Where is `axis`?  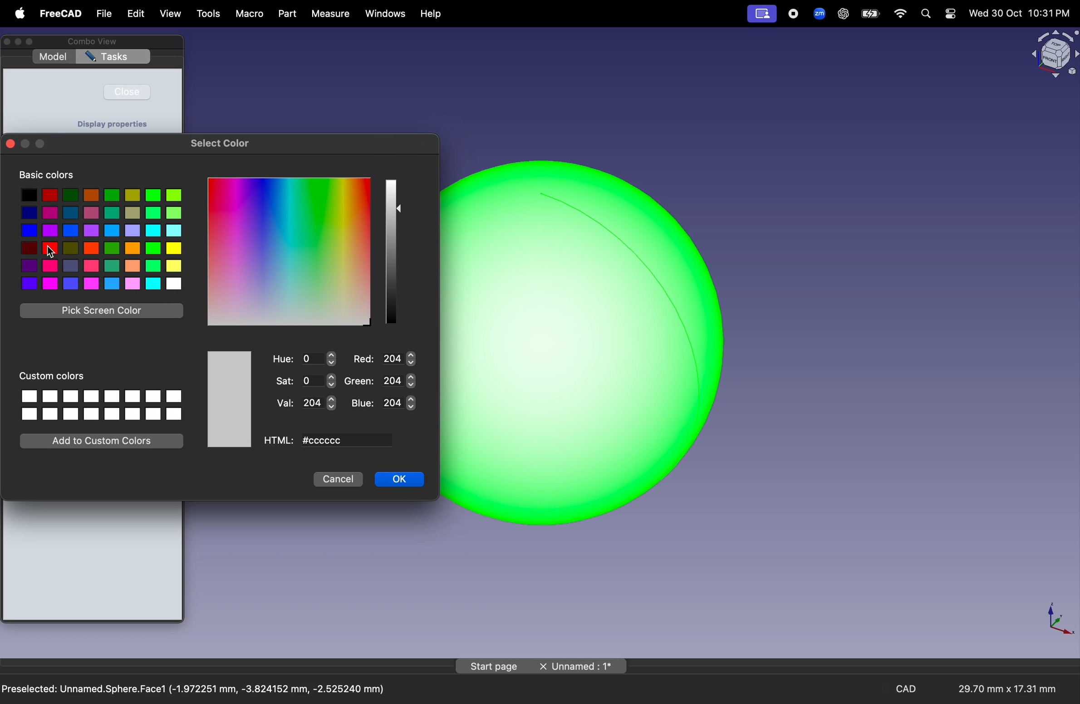 axis is located at coordinates (1058, 617).